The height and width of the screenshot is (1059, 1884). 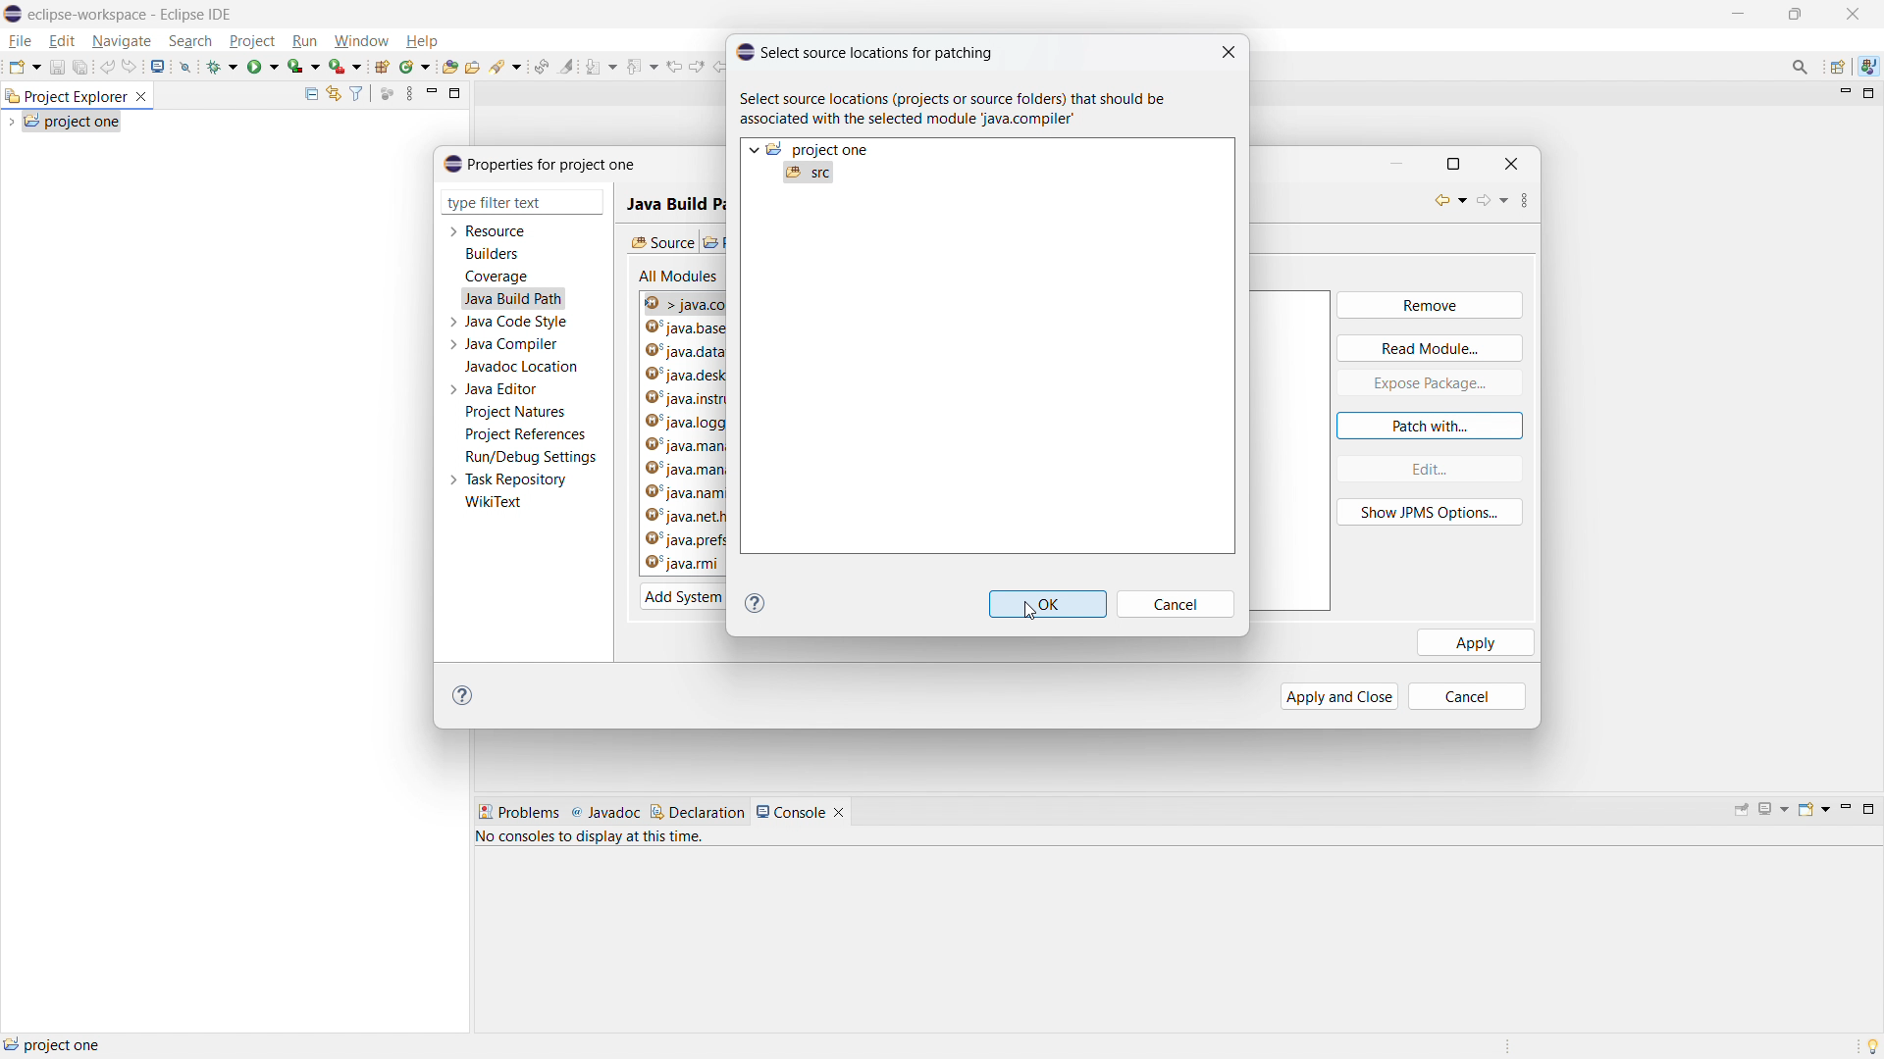 What do you see at coordinates (159, 67) in the screenshot?
I see `open console` at bounding box center [159, 67].